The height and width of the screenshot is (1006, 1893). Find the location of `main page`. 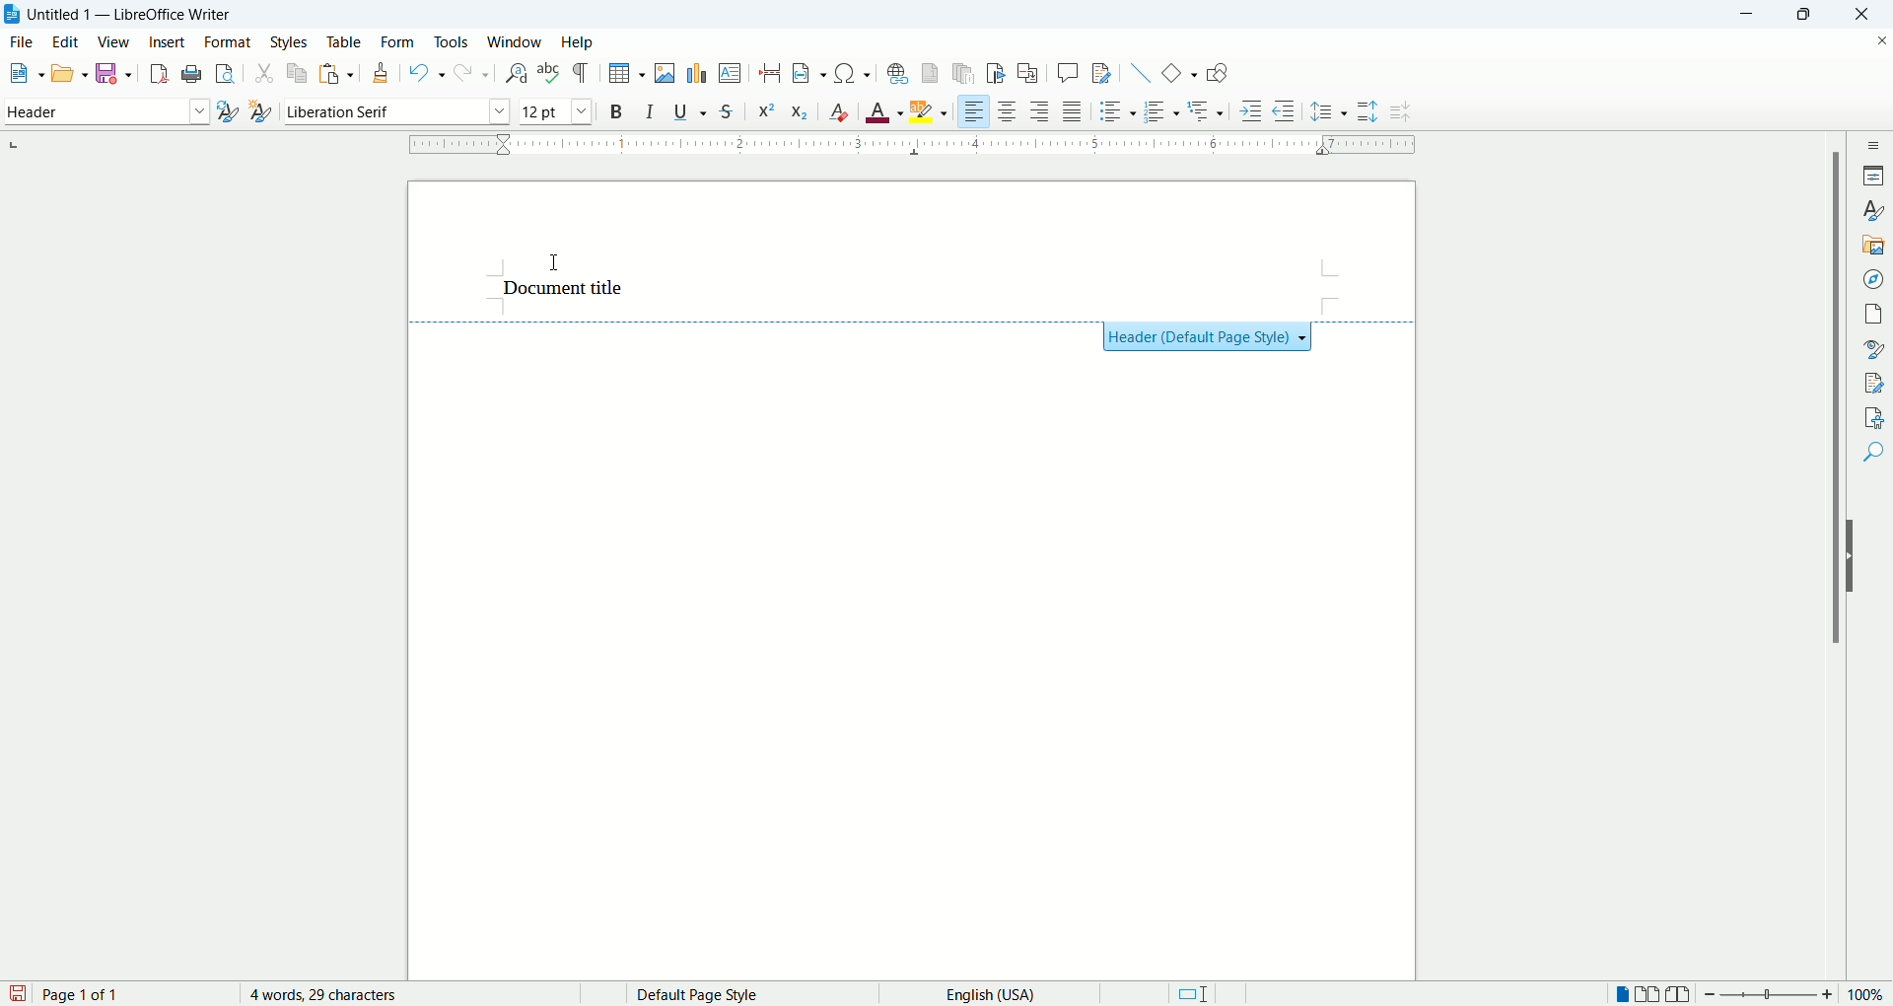

main page is located at coordinates (910, 666).